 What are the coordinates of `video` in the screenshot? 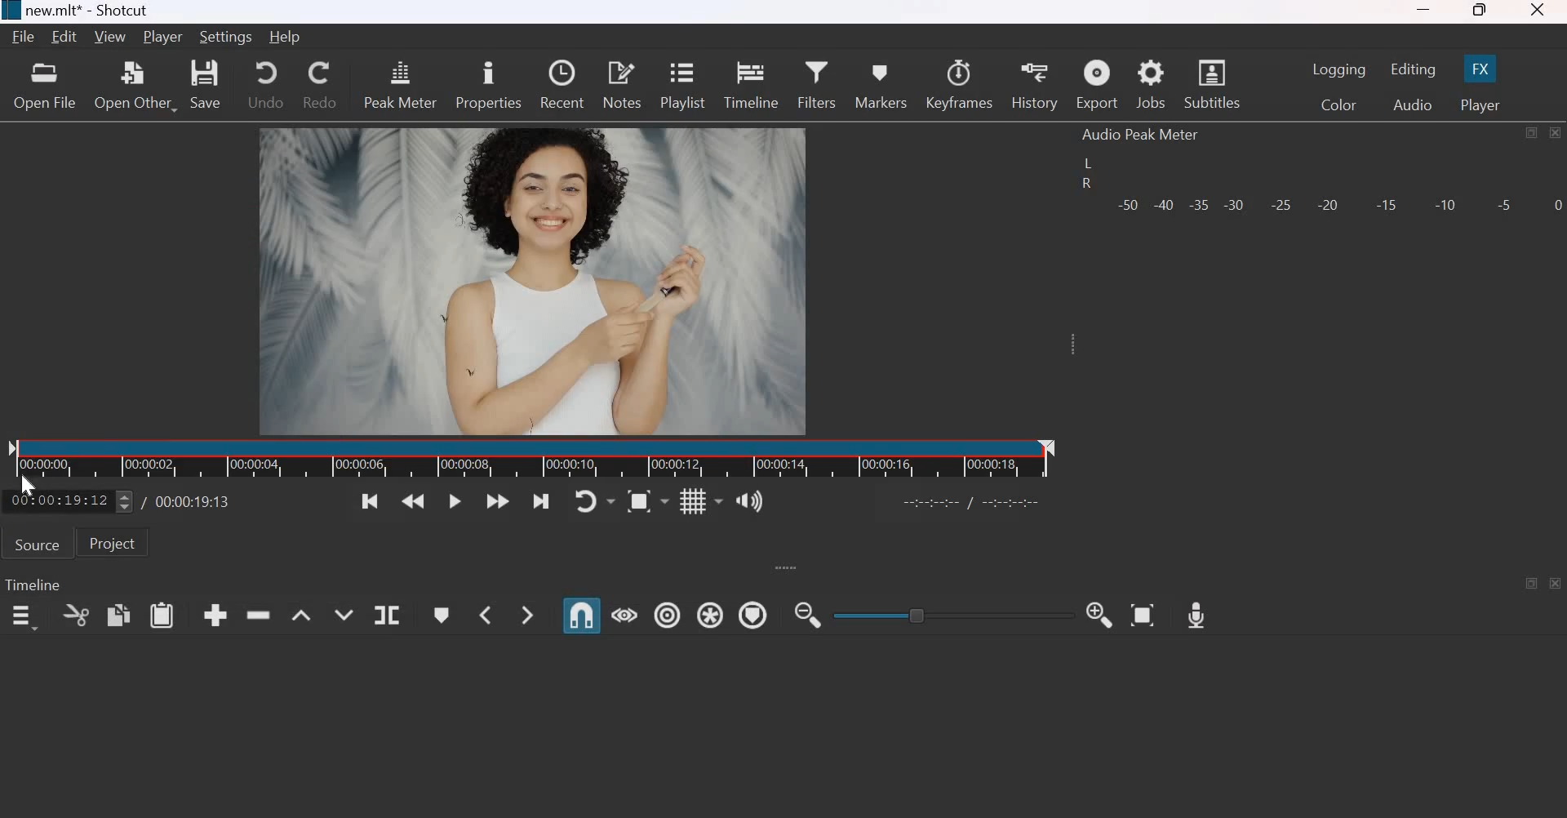 It's located at (536, 281).